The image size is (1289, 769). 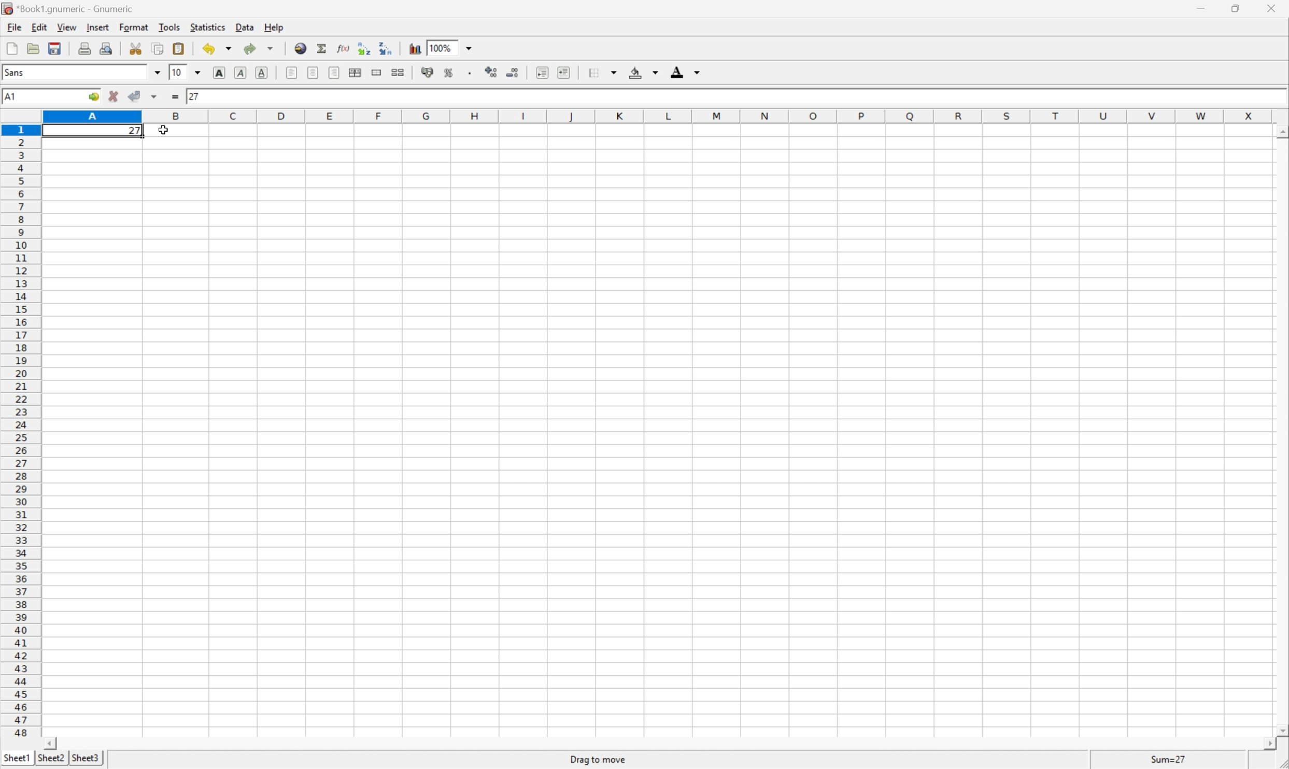 I want to click on Borders, so click(x=602, y=71).